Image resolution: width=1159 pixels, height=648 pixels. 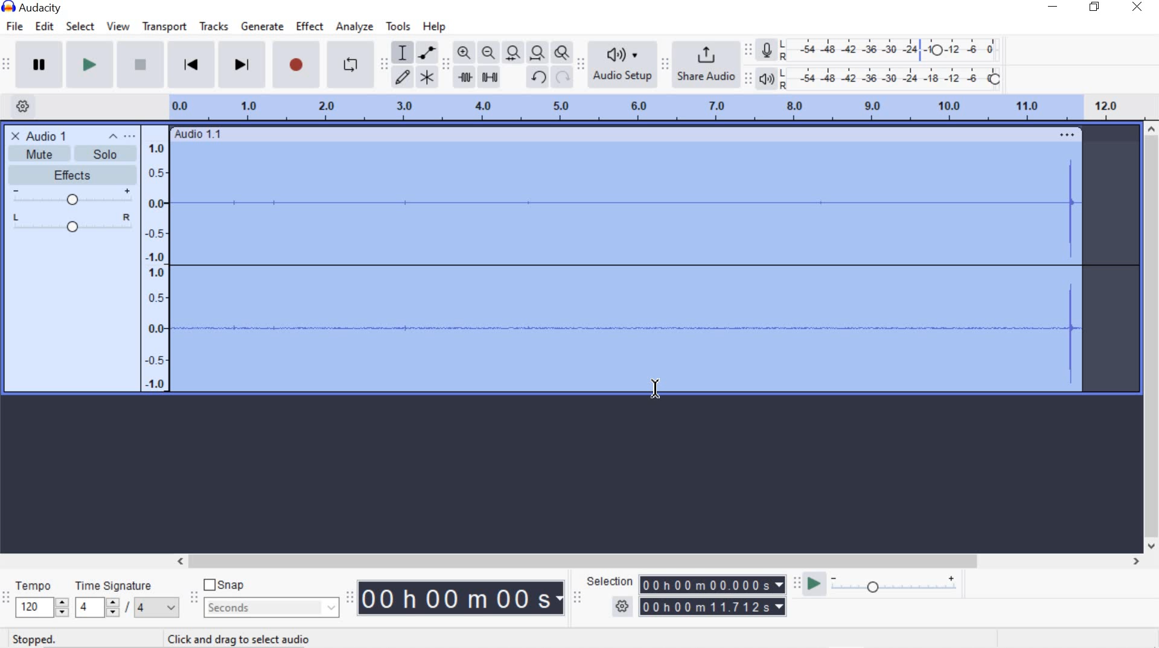 I want to click on analyze, so click(x=355, y=27).